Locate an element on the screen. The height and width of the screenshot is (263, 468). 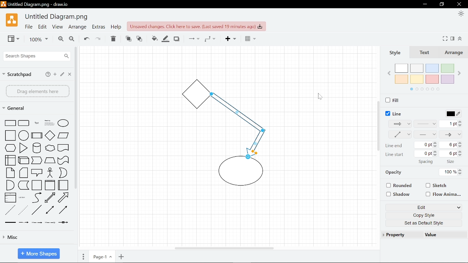
shape is located at coordinates (38, 172).